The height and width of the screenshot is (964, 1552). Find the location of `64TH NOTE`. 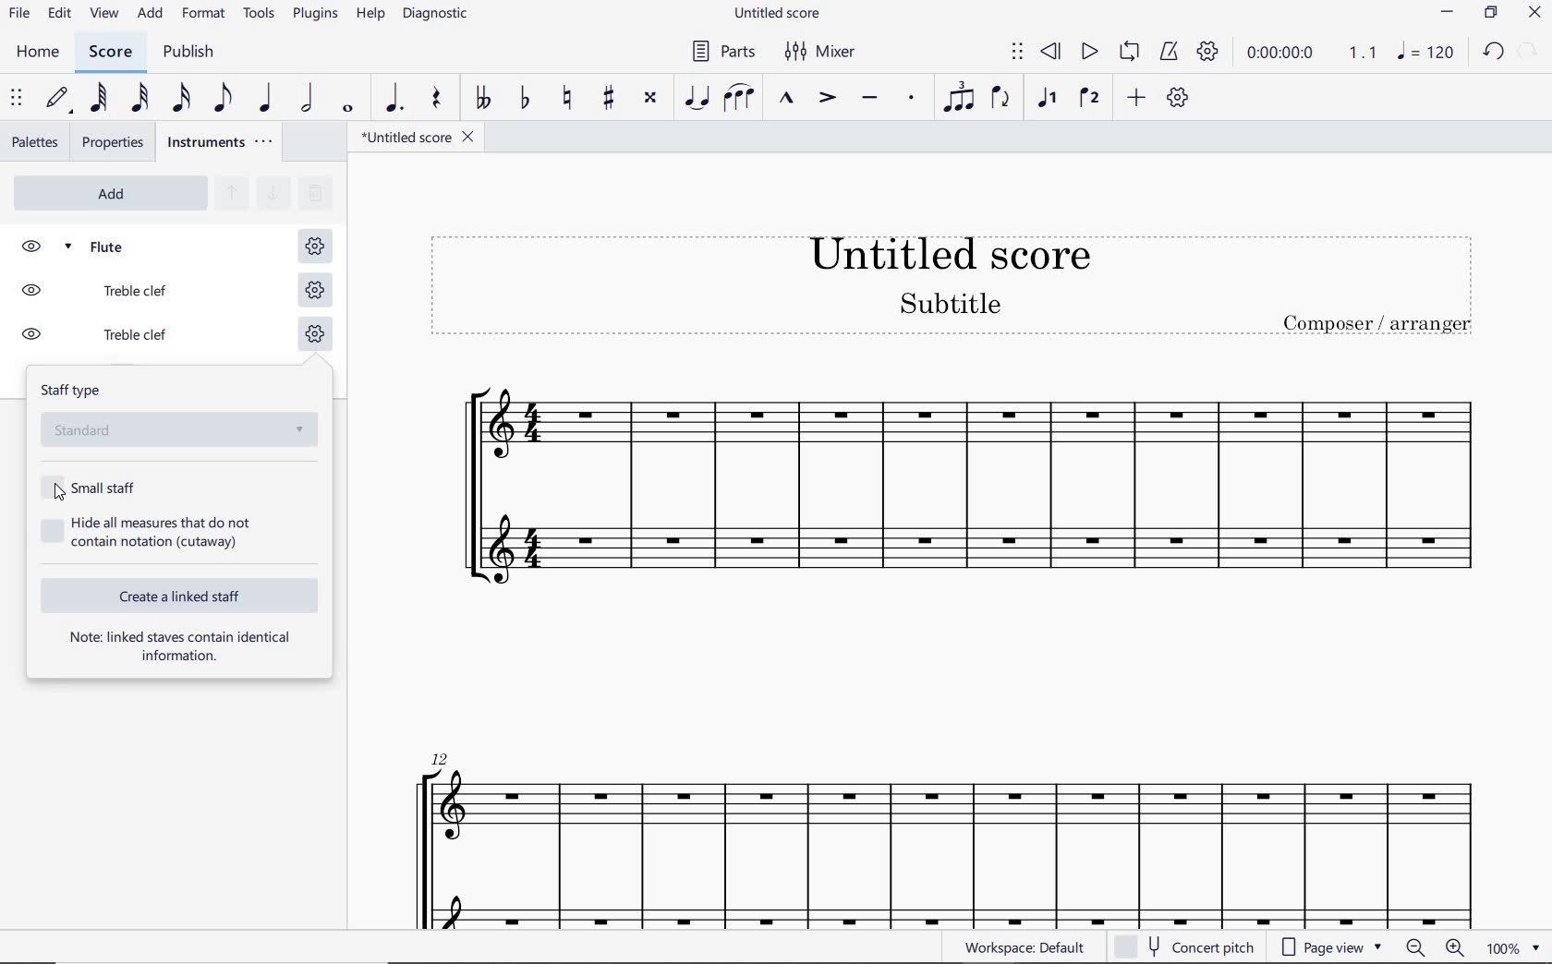

64TH NOTE is located at coordinates (100, 98).